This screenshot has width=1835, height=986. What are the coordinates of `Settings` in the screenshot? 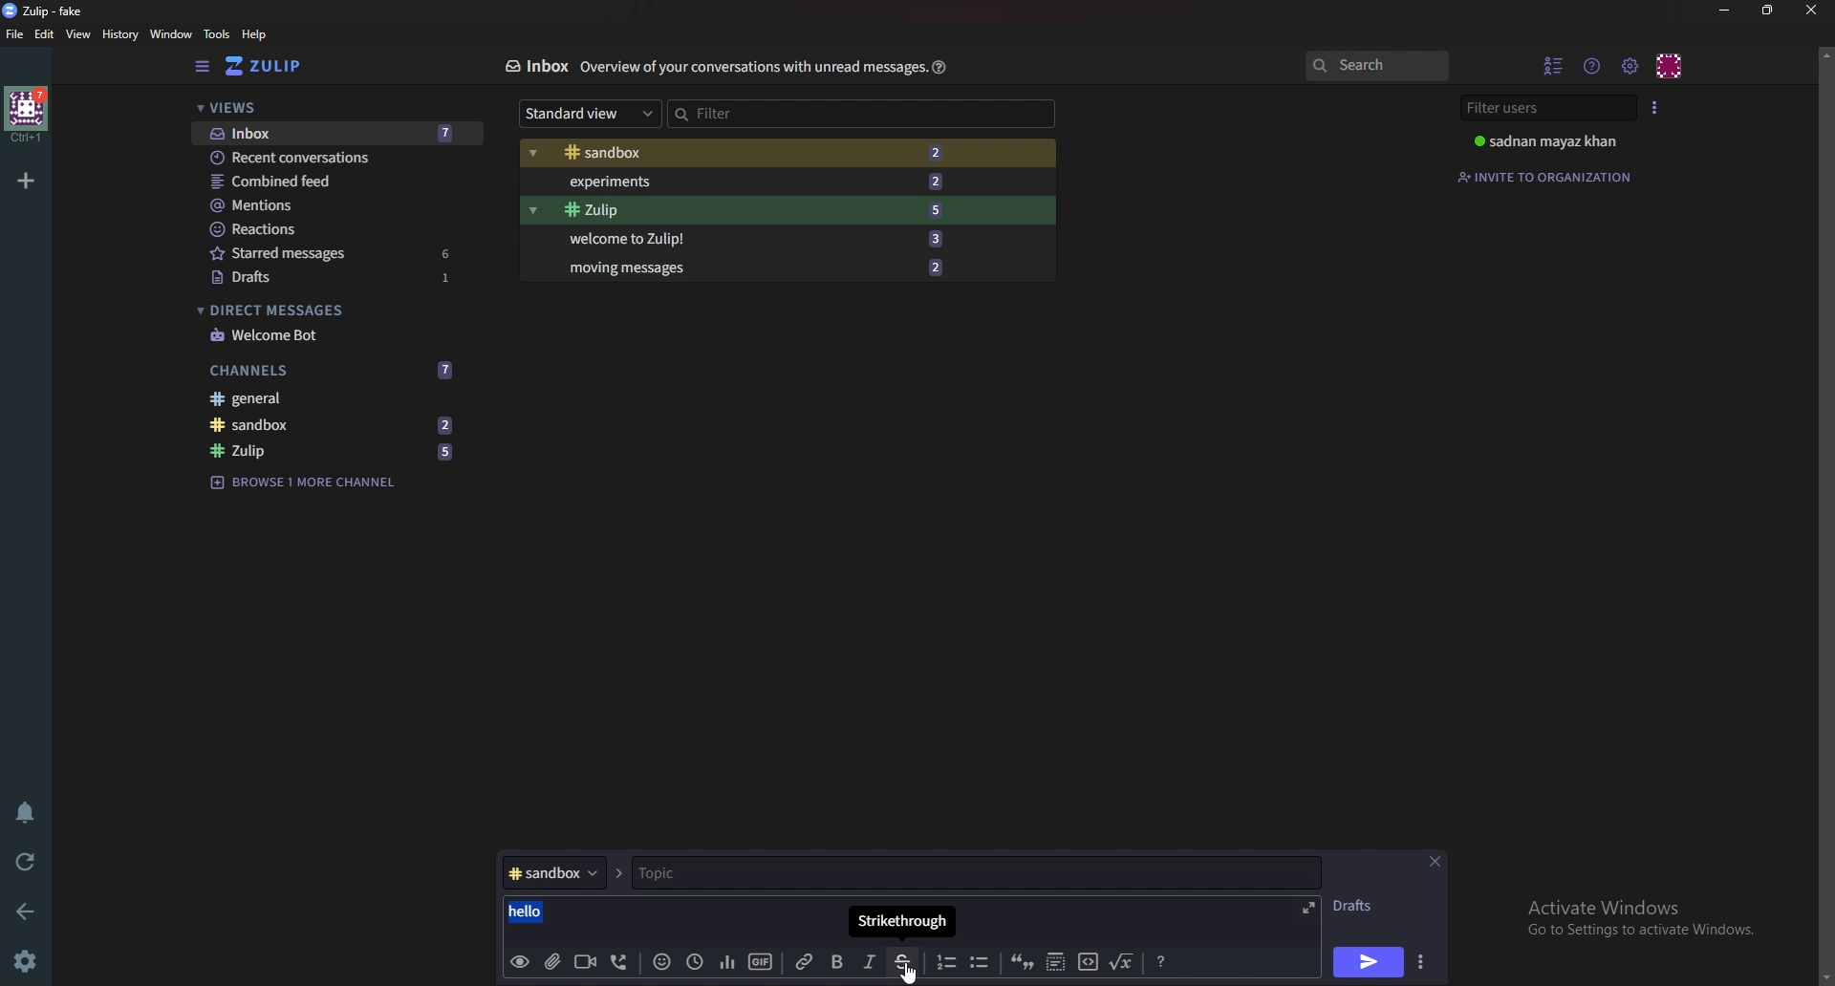 It's located at (29, 957).